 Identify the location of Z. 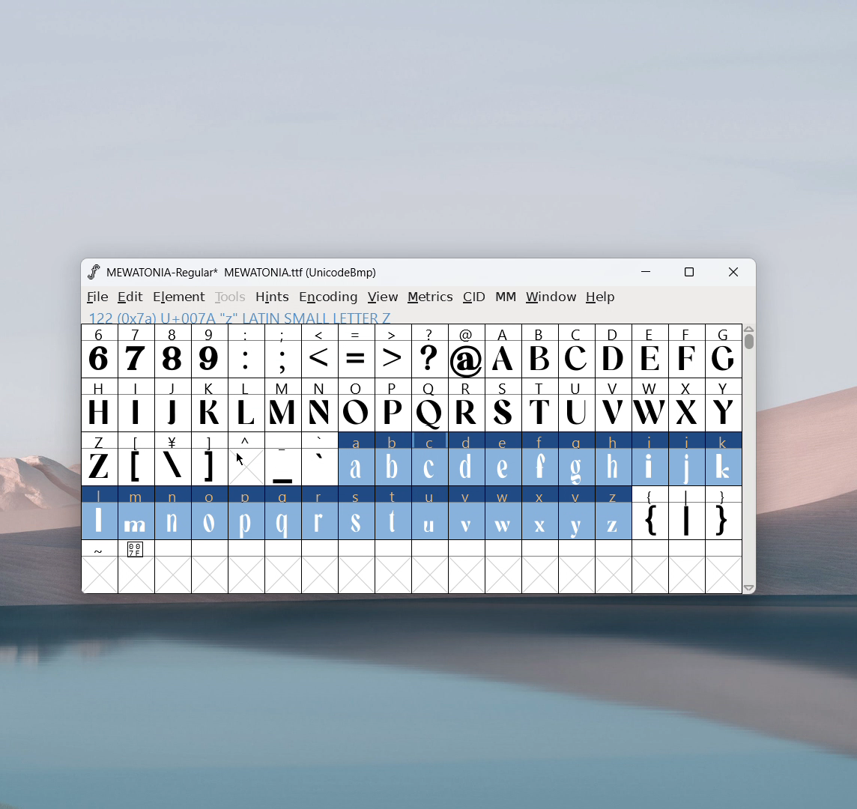
(98, 458).